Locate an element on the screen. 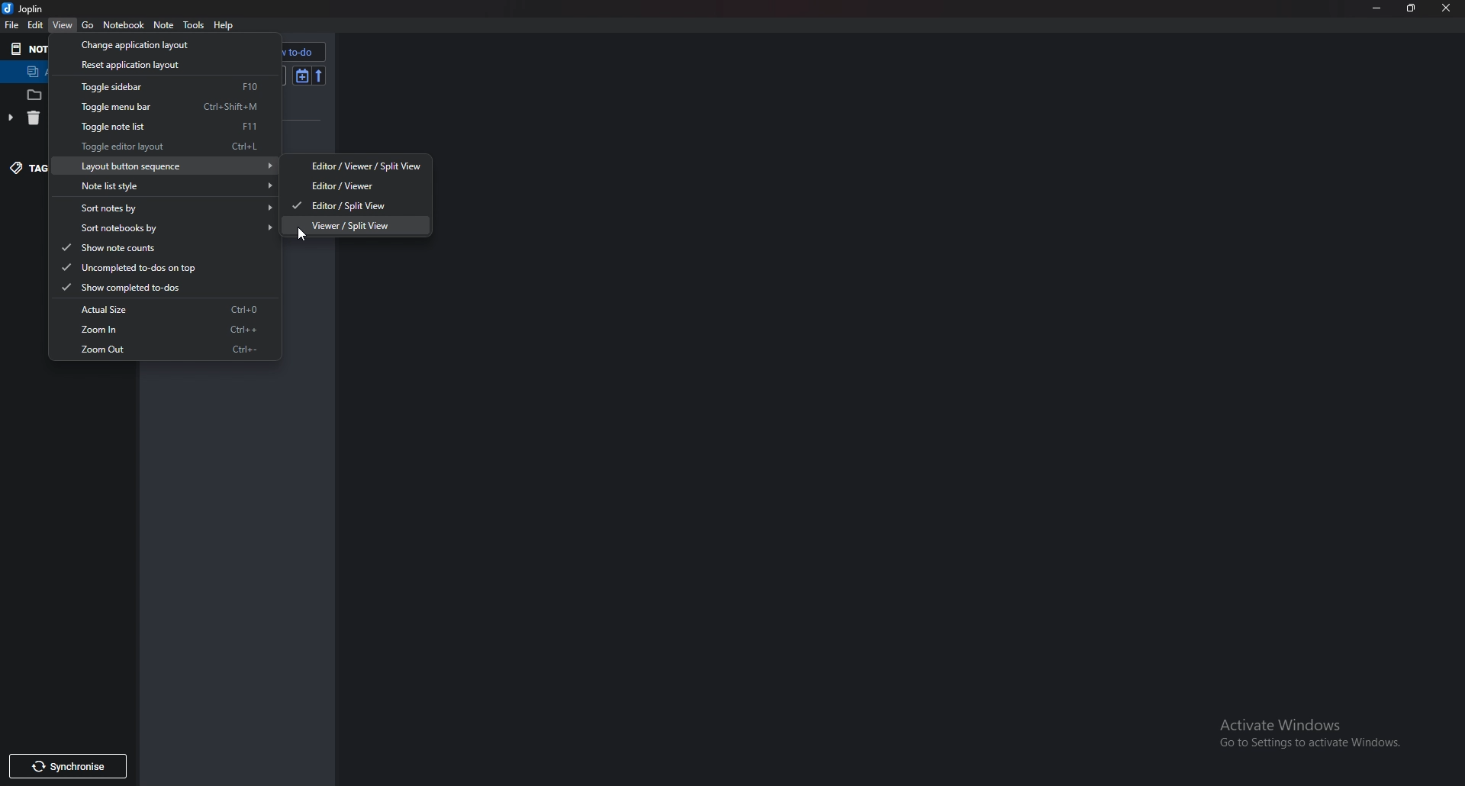 This screenshot has width=1465, height=786. Go is located at coordinates (89, 25).